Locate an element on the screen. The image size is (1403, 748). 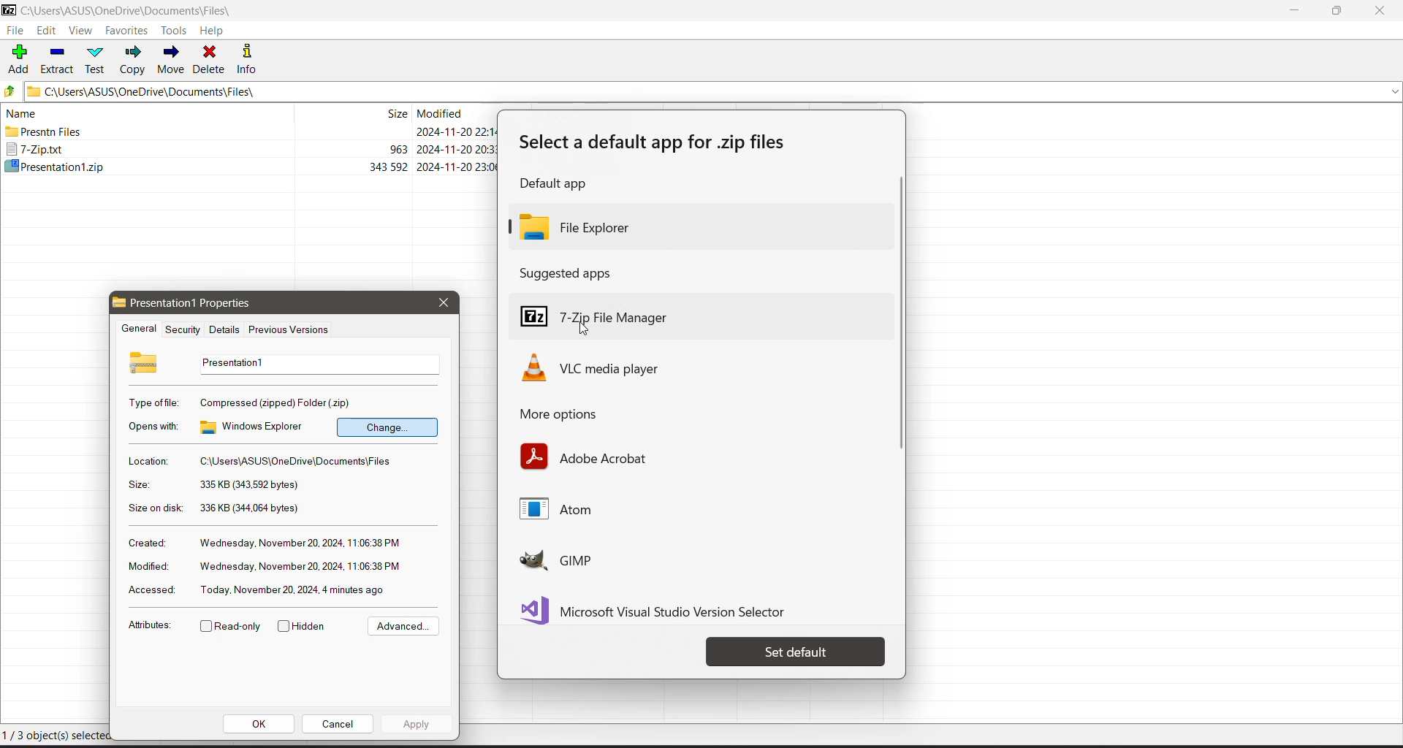
Help is located at coordinates (212, 31).